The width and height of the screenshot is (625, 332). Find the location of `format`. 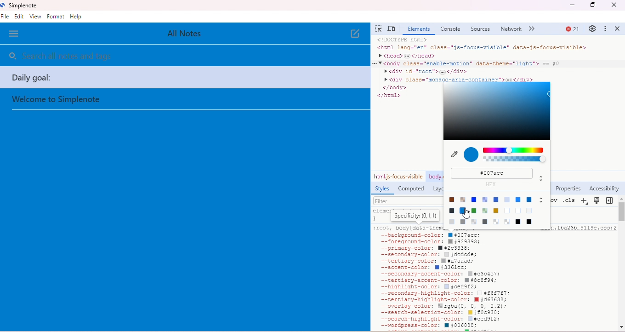

format is located at coordinates (56, 17).